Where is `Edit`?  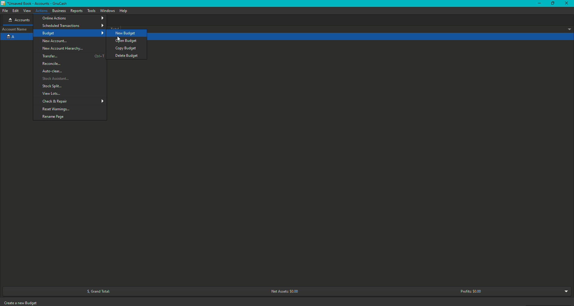
Edit is located at coordinates (16, 11).